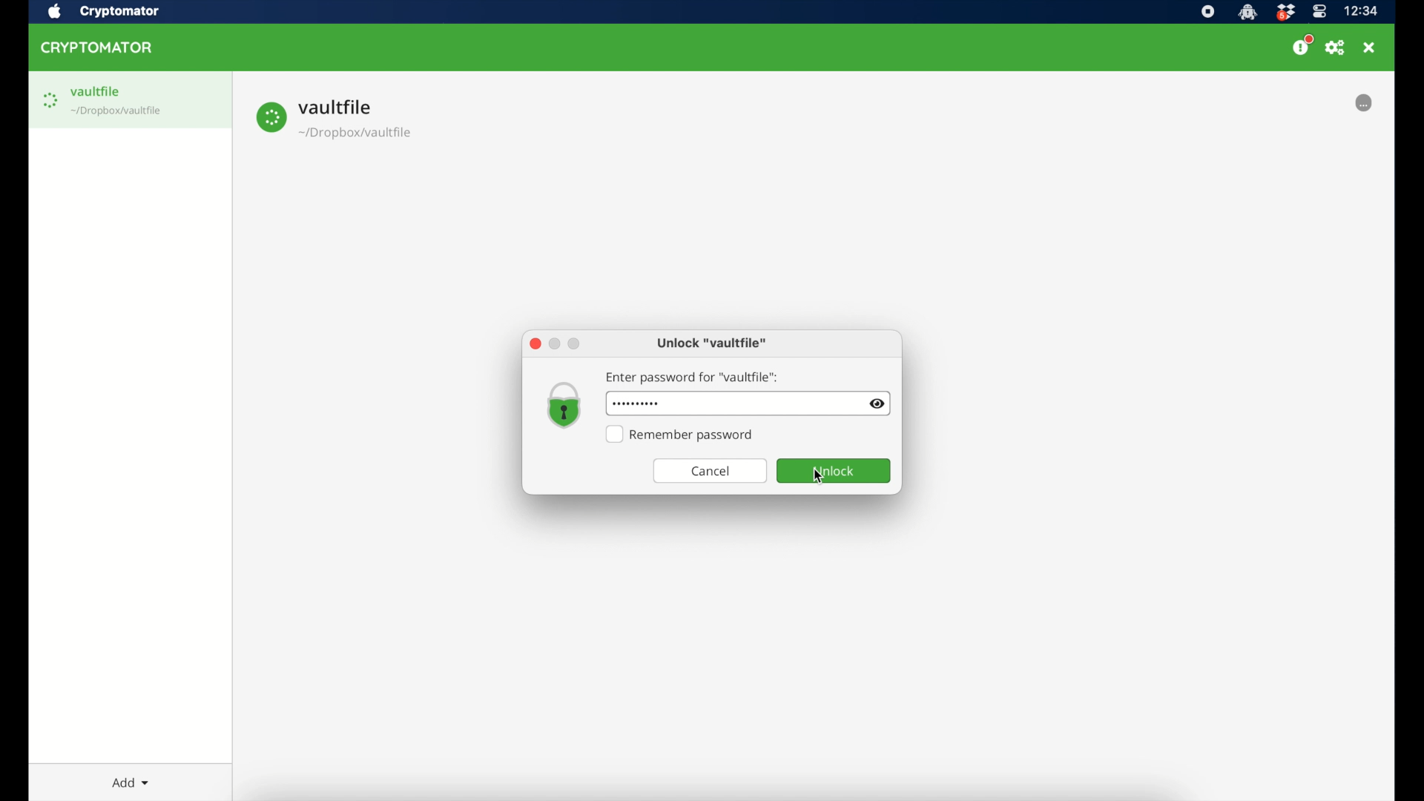  What do you see at coordinates (633, 404) in the screenshot?
I see `password` at bounding box center [633, 404].